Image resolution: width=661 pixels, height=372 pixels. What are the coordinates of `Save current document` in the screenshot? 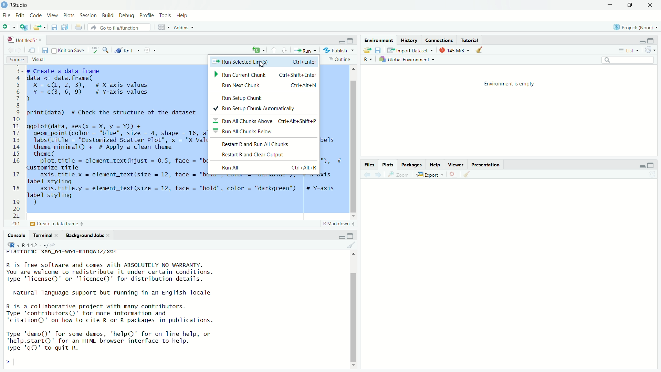 It's located at (54, 27).